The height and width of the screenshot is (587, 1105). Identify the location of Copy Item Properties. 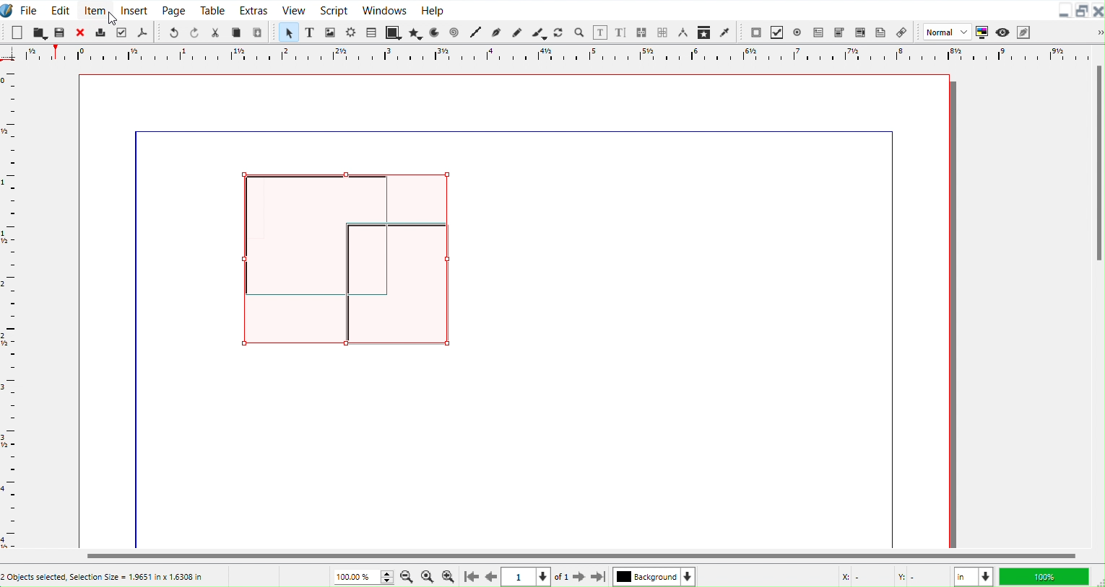
(706, 32).